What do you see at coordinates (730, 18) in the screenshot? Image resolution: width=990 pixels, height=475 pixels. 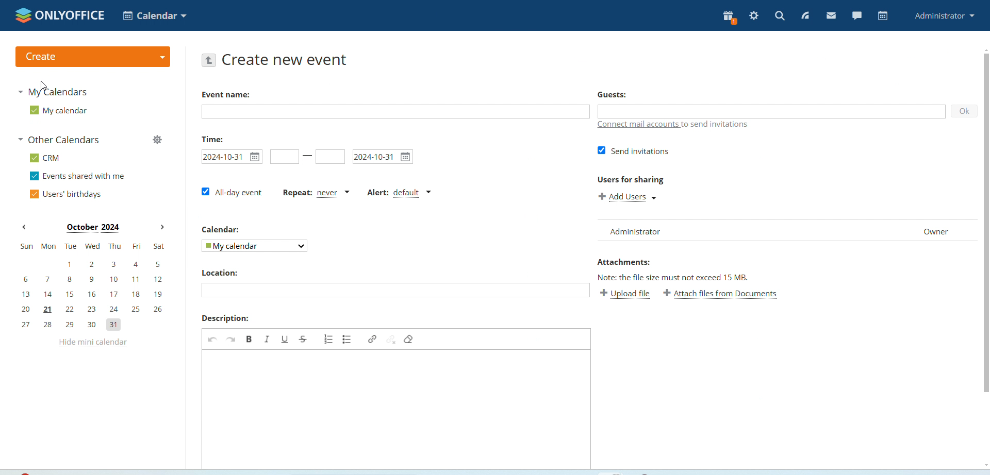 I see `present` at bounding box center [730, 18].